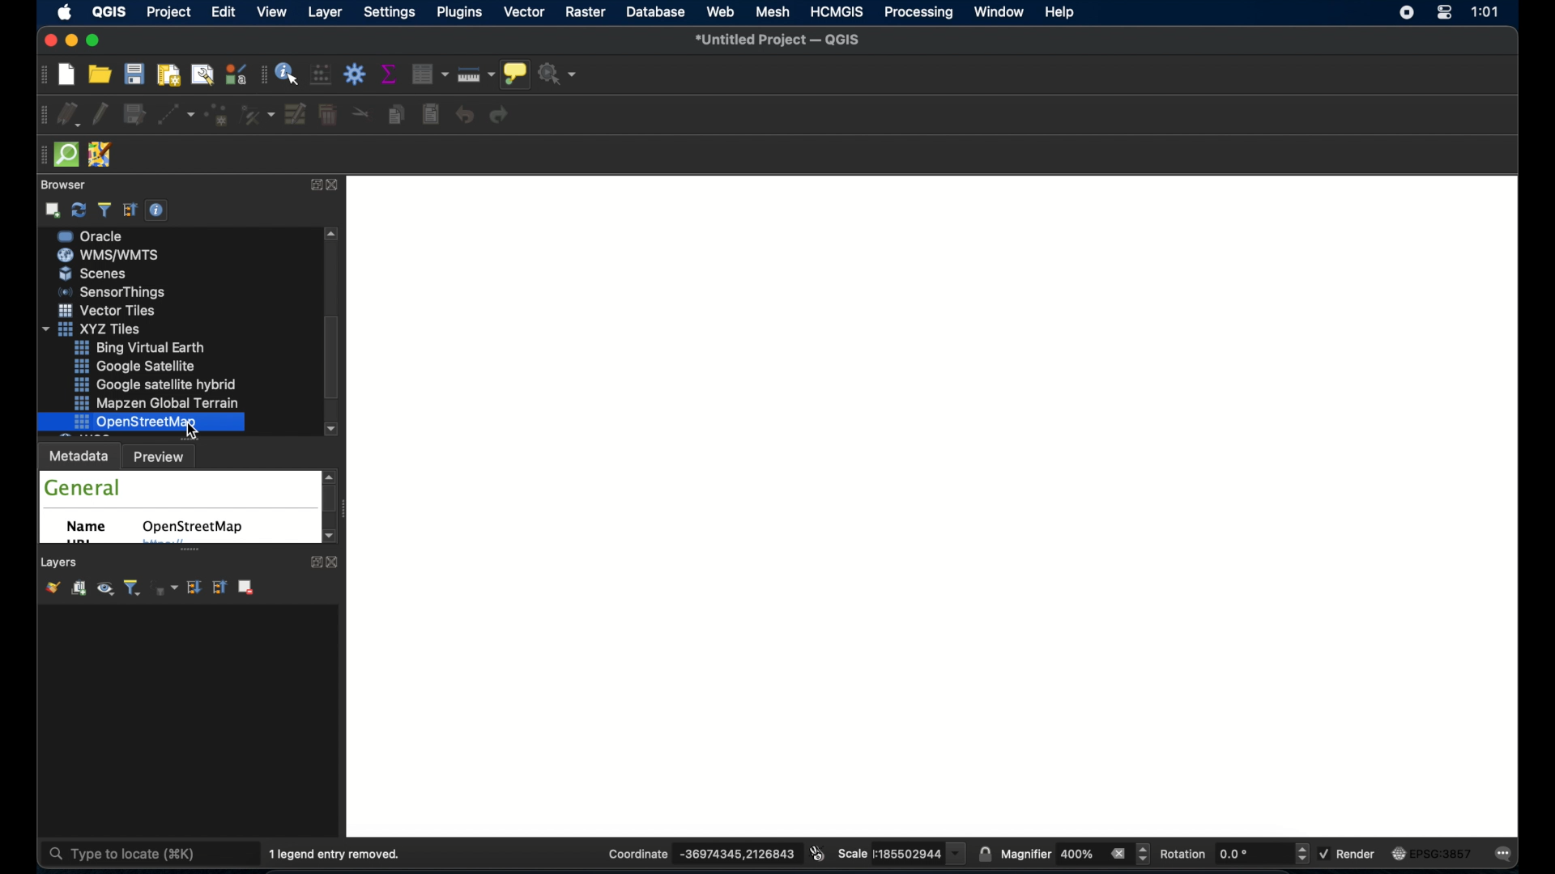 The height and width of the screenshot is (874, 1555). I want to click on toggle editing, so click(102, 115).